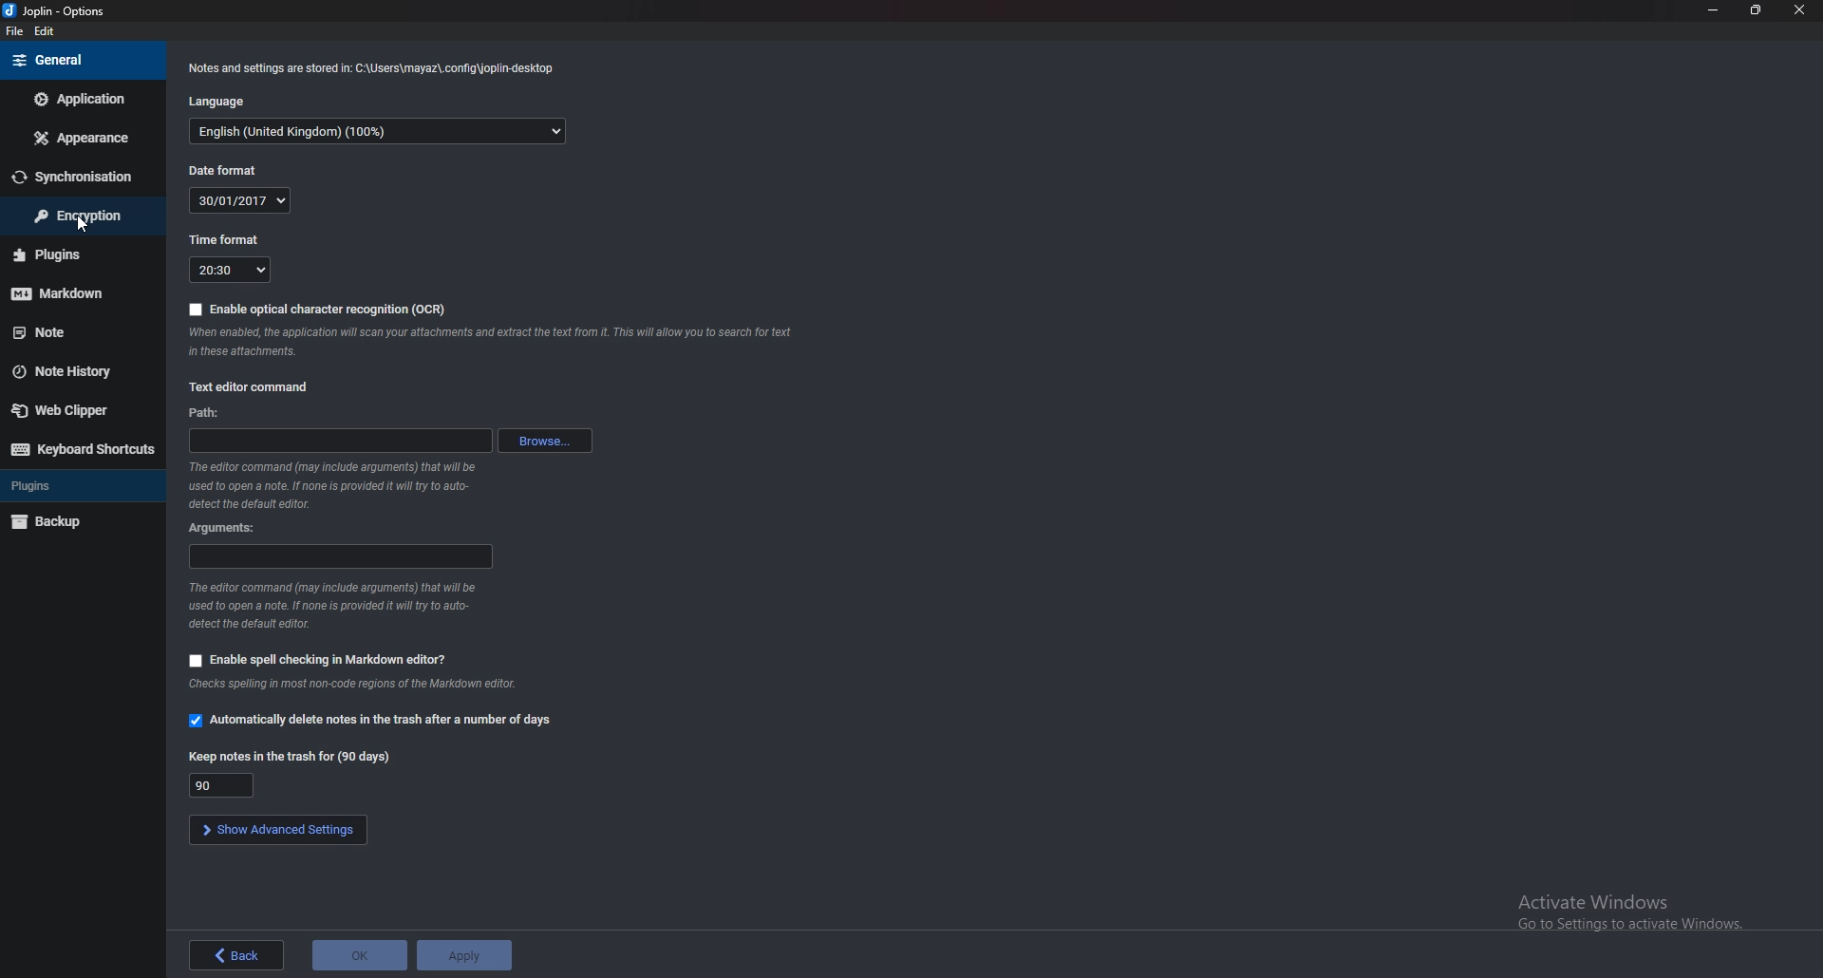  What do you see at coordinates (77, 370) in the screenshot?
I see `note history` at bounding box center [77, 370].